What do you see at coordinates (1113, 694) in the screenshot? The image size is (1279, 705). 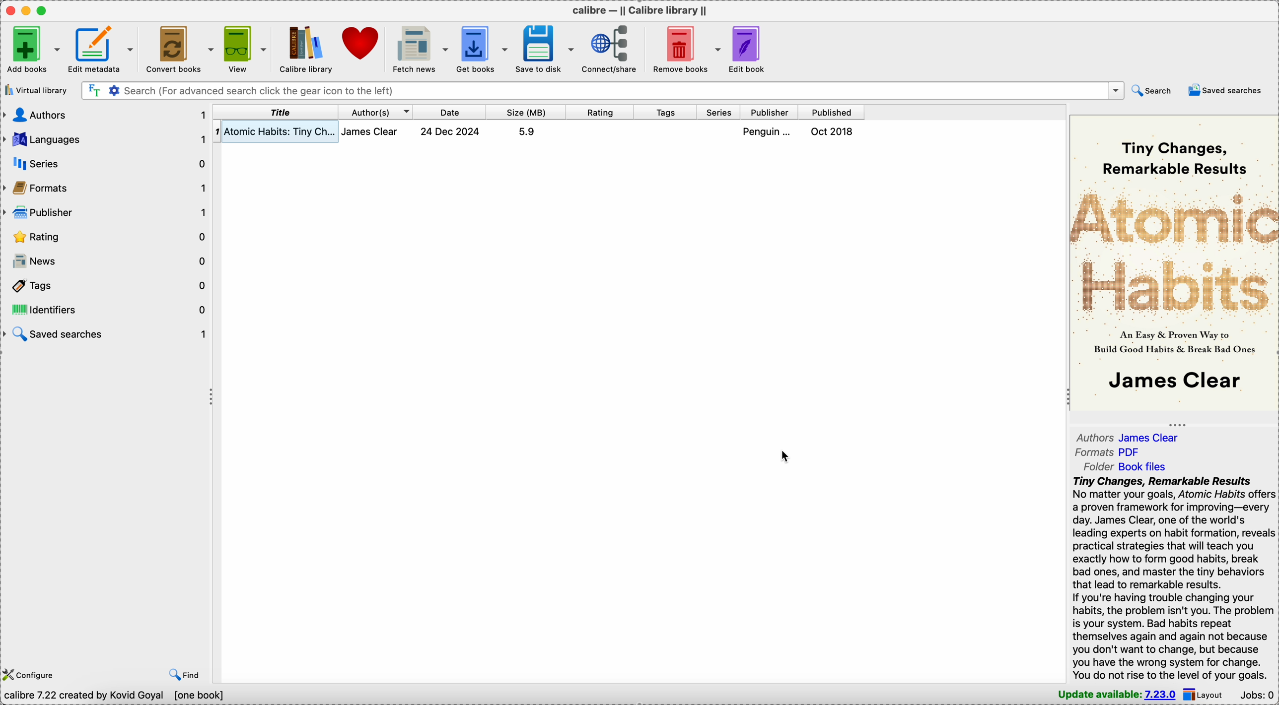 I see `update available: 7.23.0` at bounding box center [1113, 694].